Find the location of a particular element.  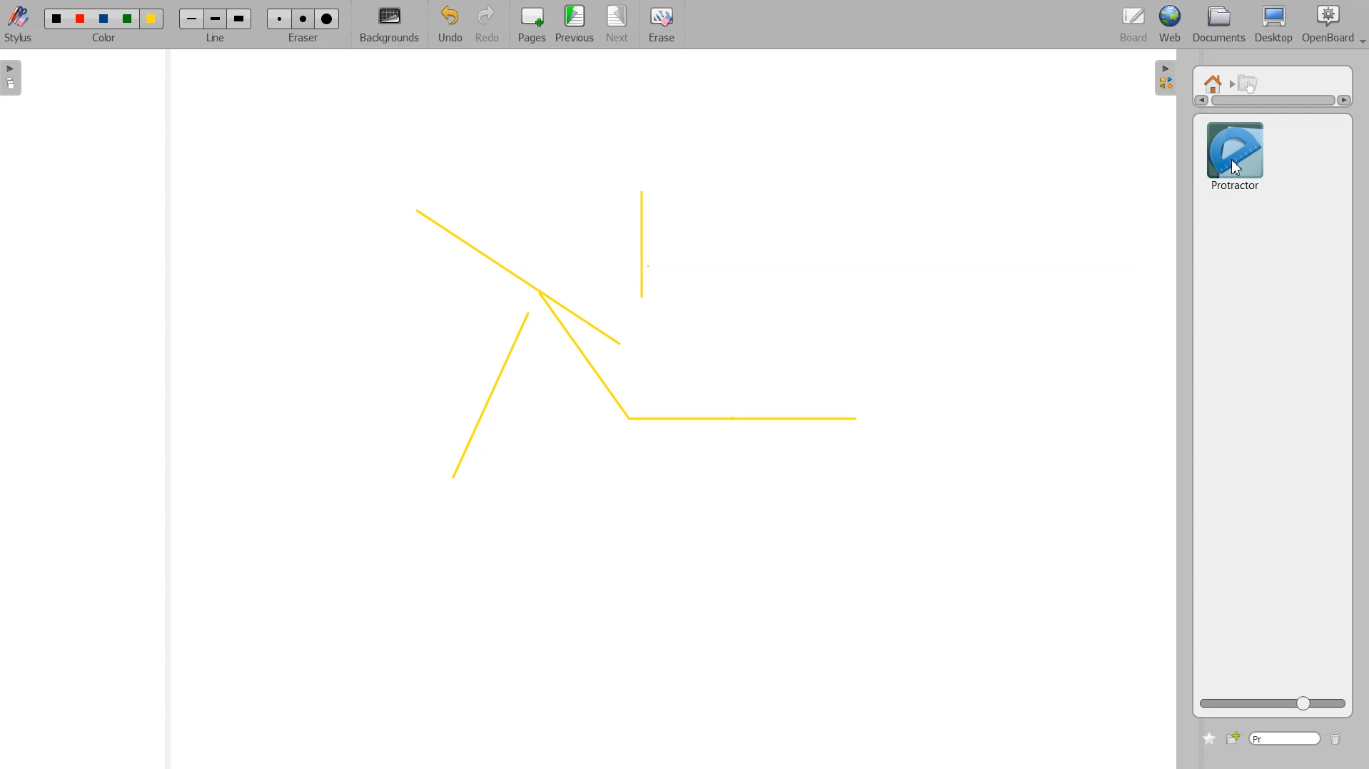

Stylus is located at coordinates (20, 24).